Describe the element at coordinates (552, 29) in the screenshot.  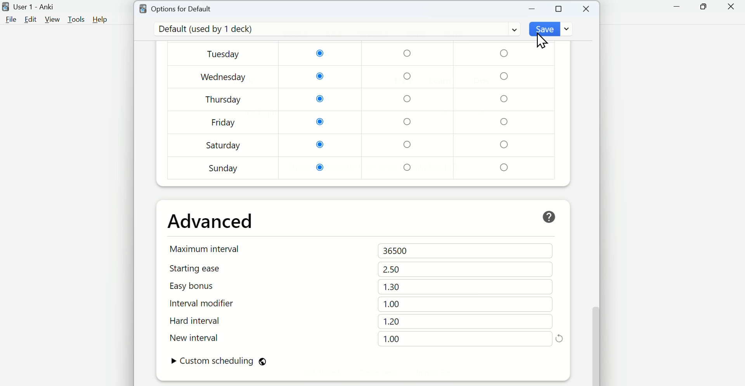
I see `Save` at that location.